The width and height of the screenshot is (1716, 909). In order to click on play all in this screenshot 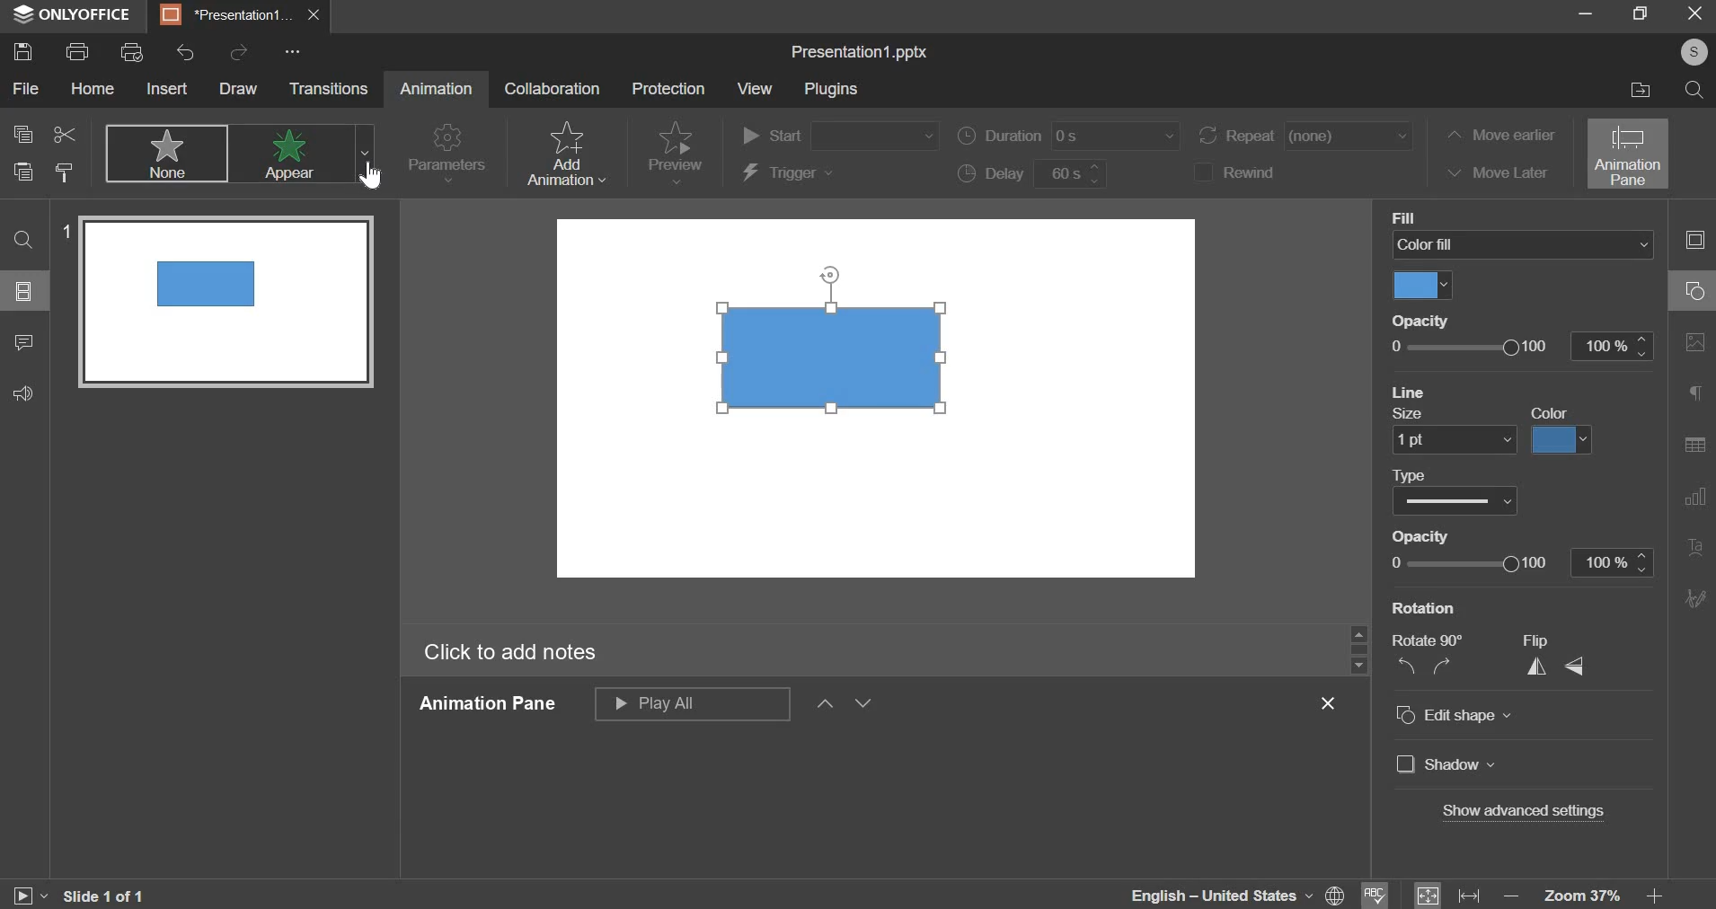, I will do `click(692, 703)`.